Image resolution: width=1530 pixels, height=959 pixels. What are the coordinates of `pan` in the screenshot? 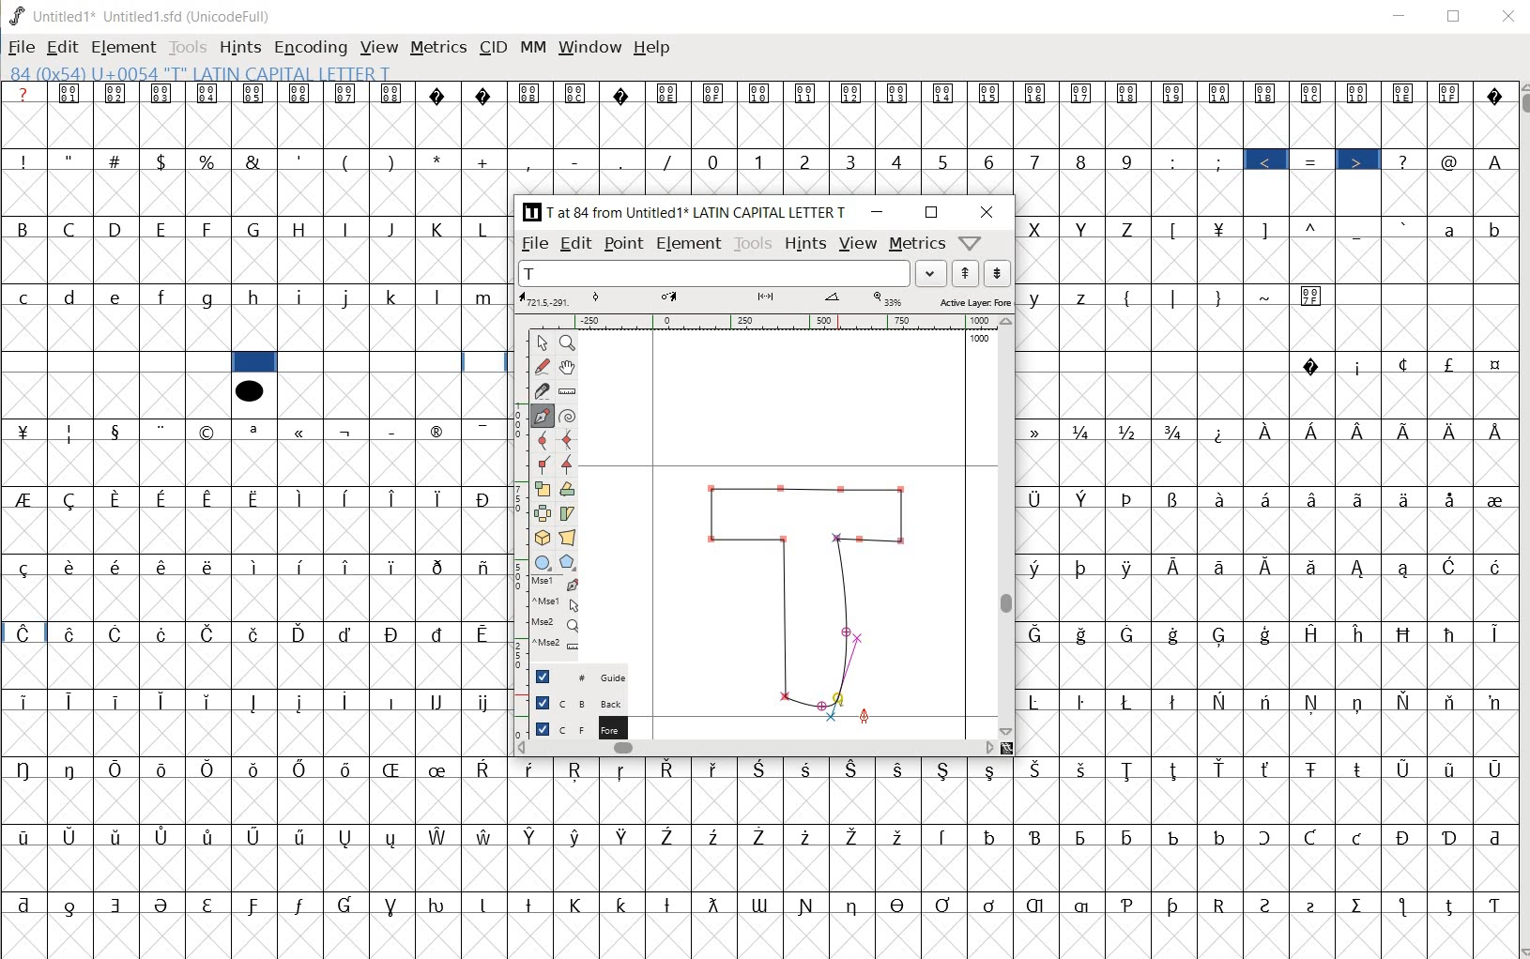 It's located at (570, 365).